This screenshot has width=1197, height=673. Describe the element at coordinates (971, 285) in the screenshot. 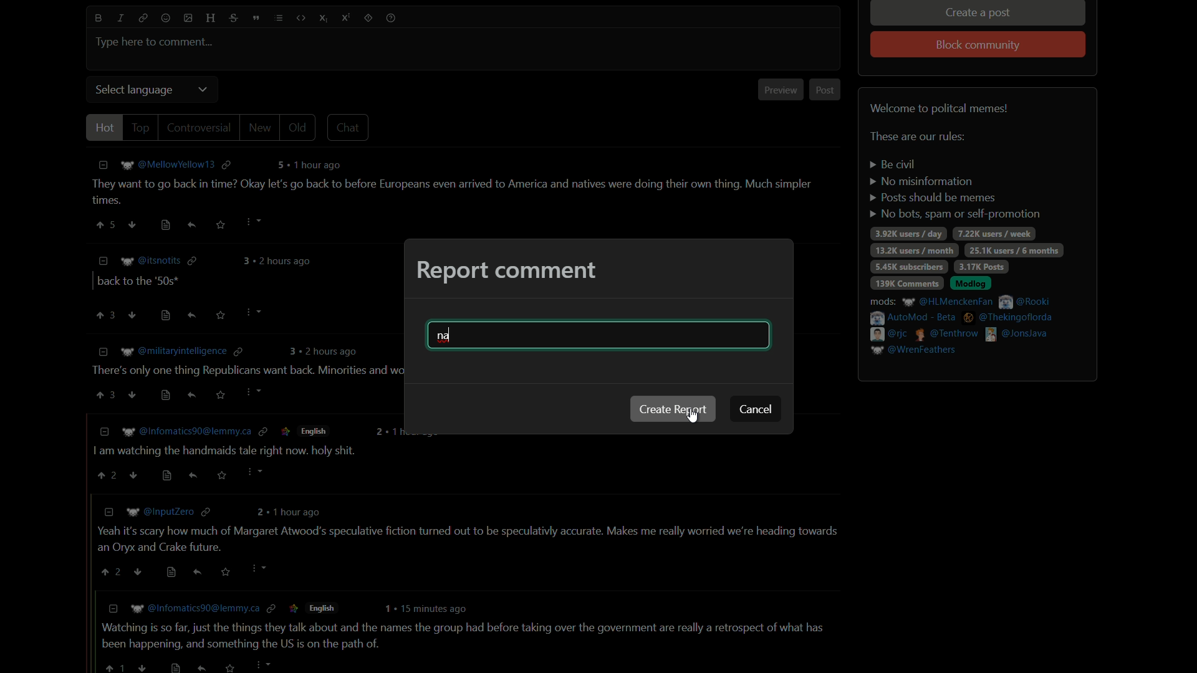

I see `modlog` at that location.